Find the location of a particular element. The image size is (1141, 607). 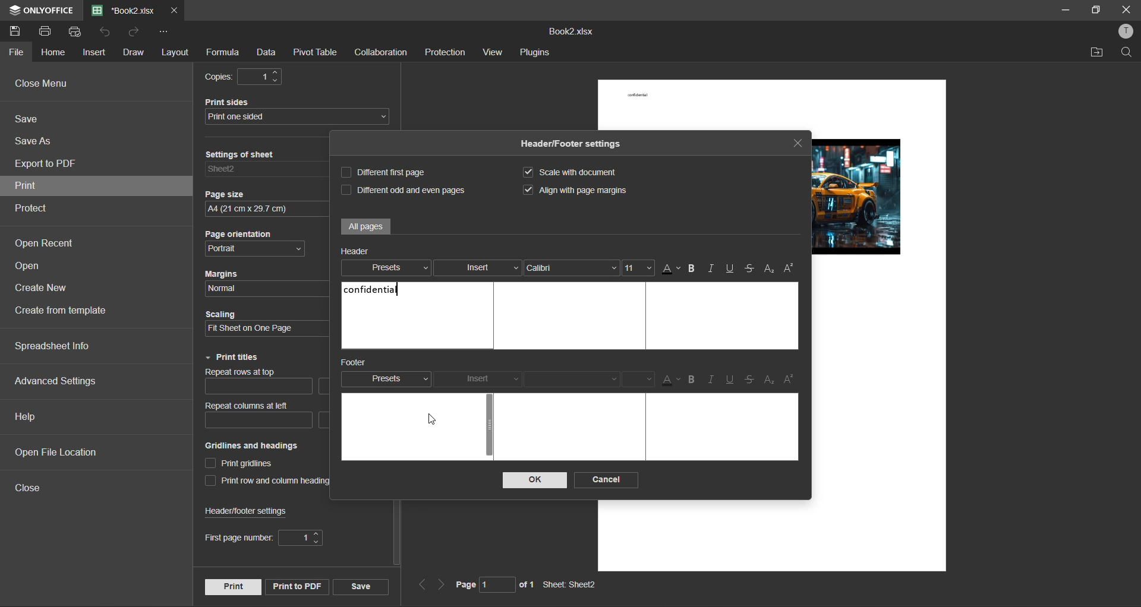

repeat rows at top is located at coordinates (267, 382).